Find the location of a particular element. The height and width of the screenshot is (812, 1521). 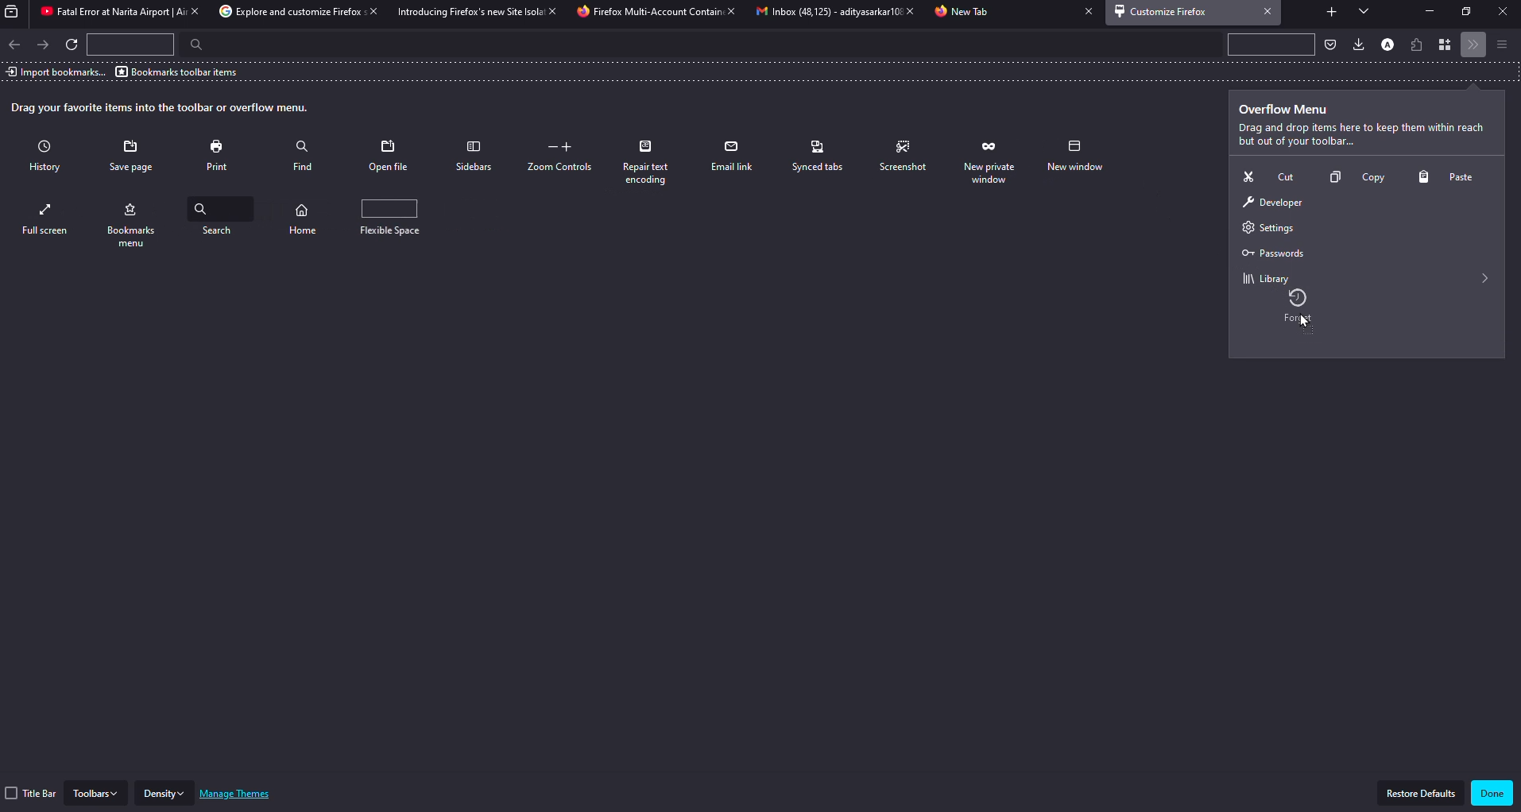

maximize is located at coordinates (1467, 12).